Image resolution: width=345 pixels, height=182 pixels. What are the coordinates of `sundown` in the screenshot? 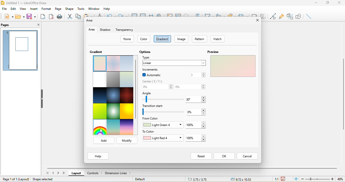 It's located at (126, 127).